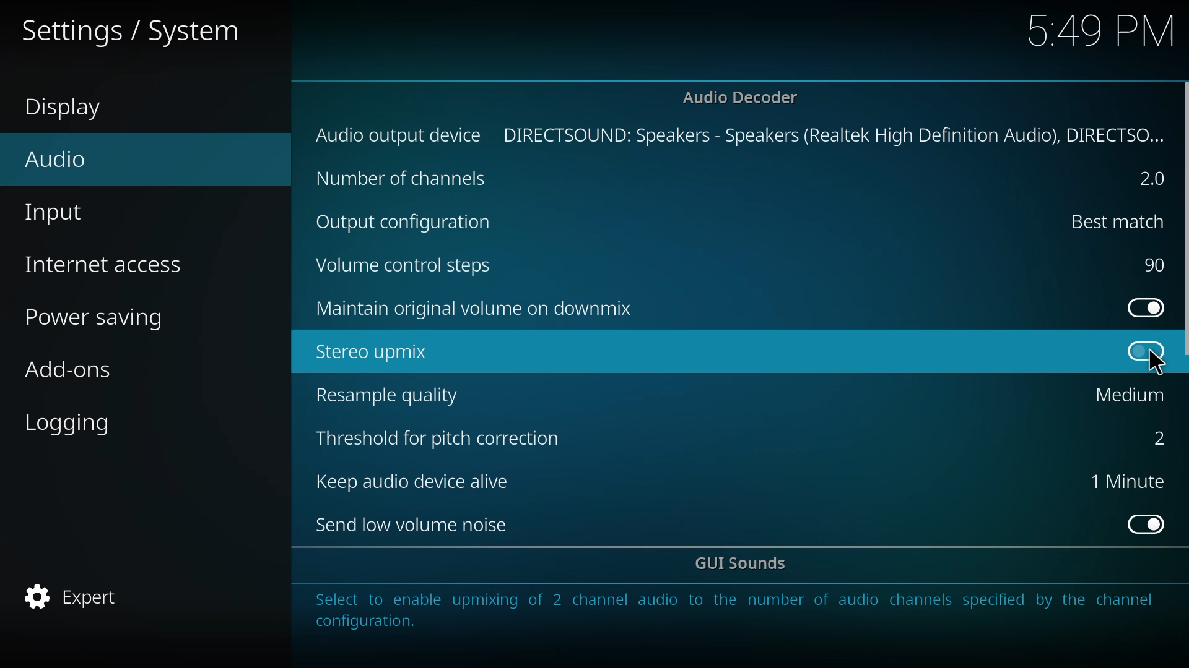  I want to click on keep audio device alive, so click(419, 481).